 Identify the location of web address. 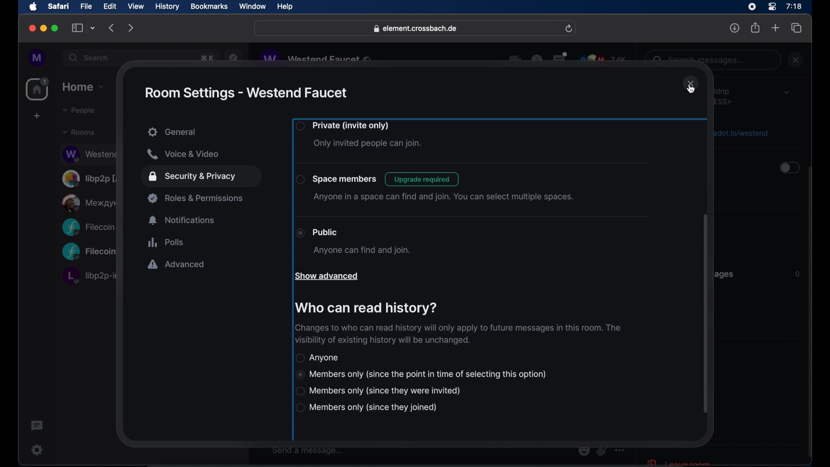
(416, 29).